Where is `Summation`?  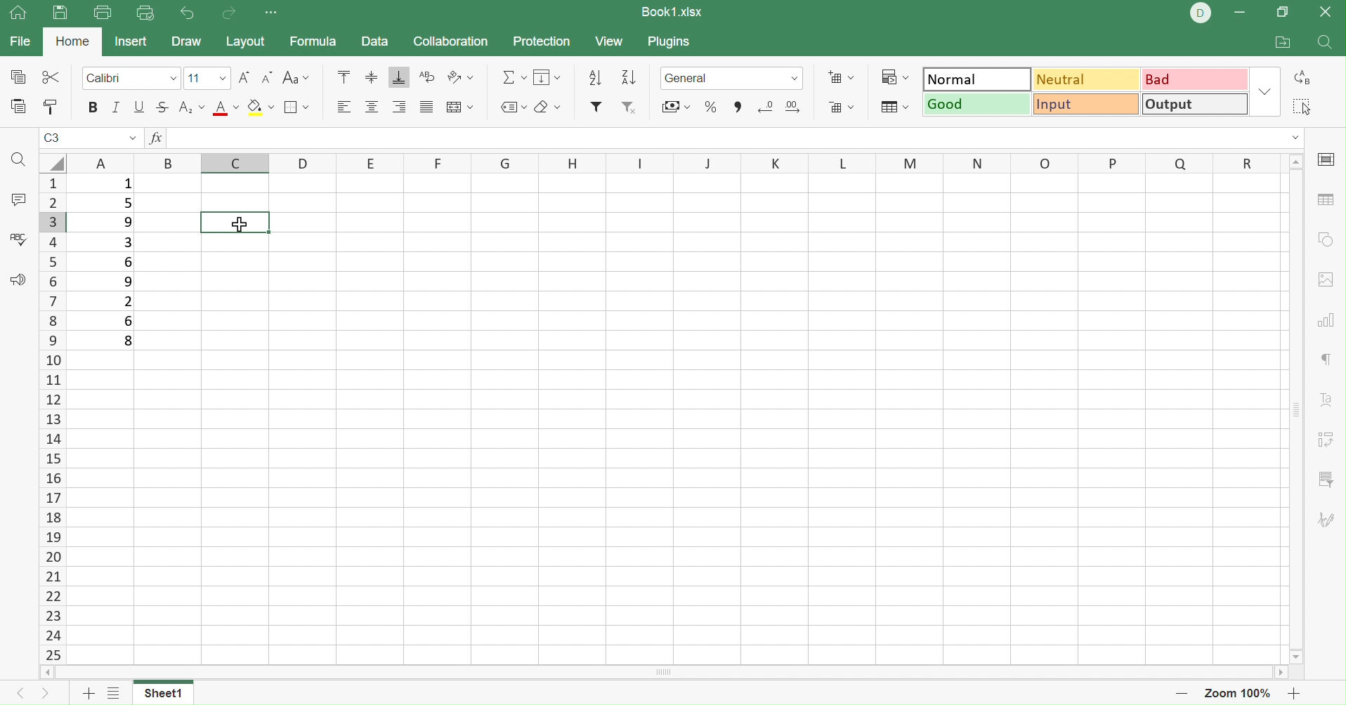 Summation is located at coordinates (514, 77).